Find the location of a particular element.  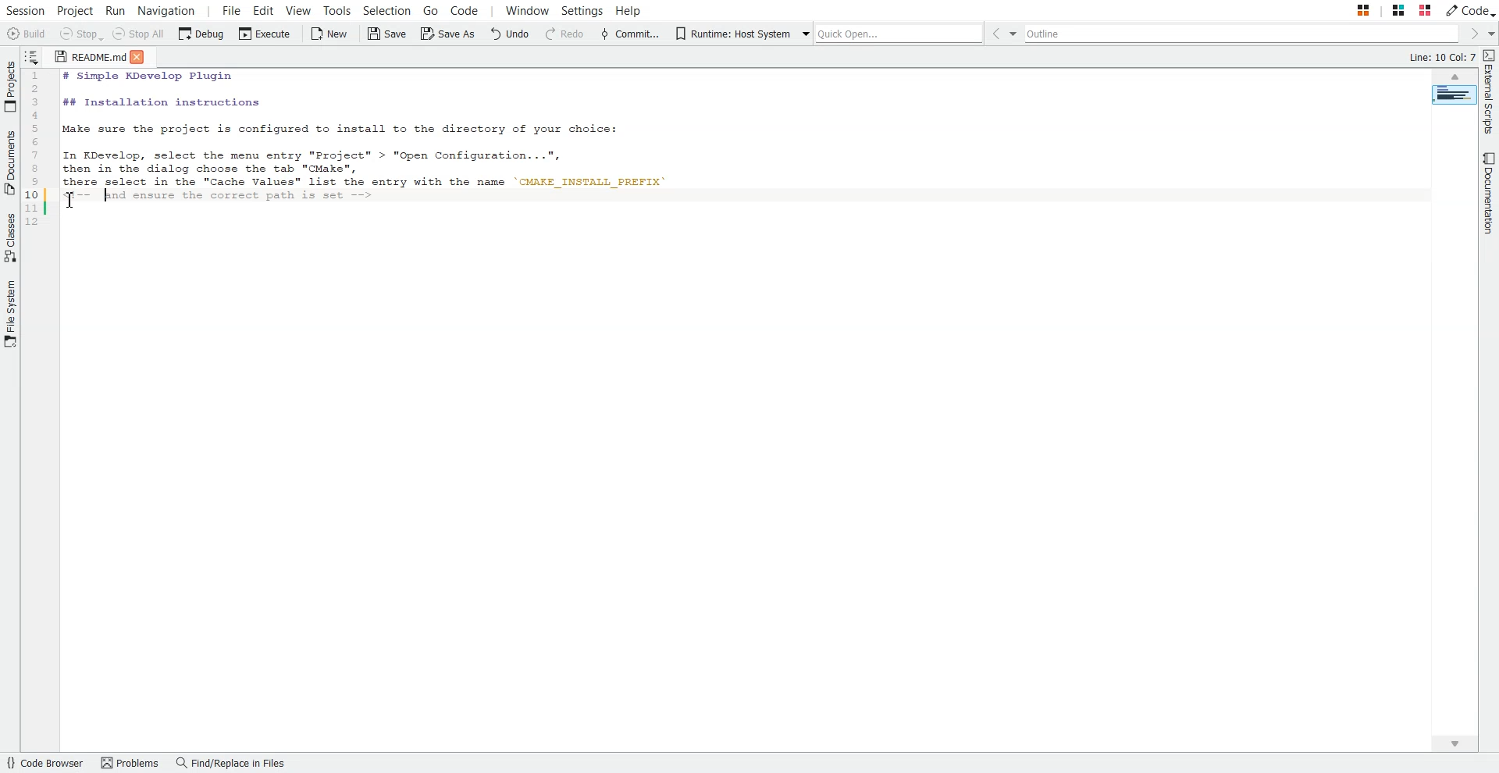

Classes is located at coordinates (10, 238).